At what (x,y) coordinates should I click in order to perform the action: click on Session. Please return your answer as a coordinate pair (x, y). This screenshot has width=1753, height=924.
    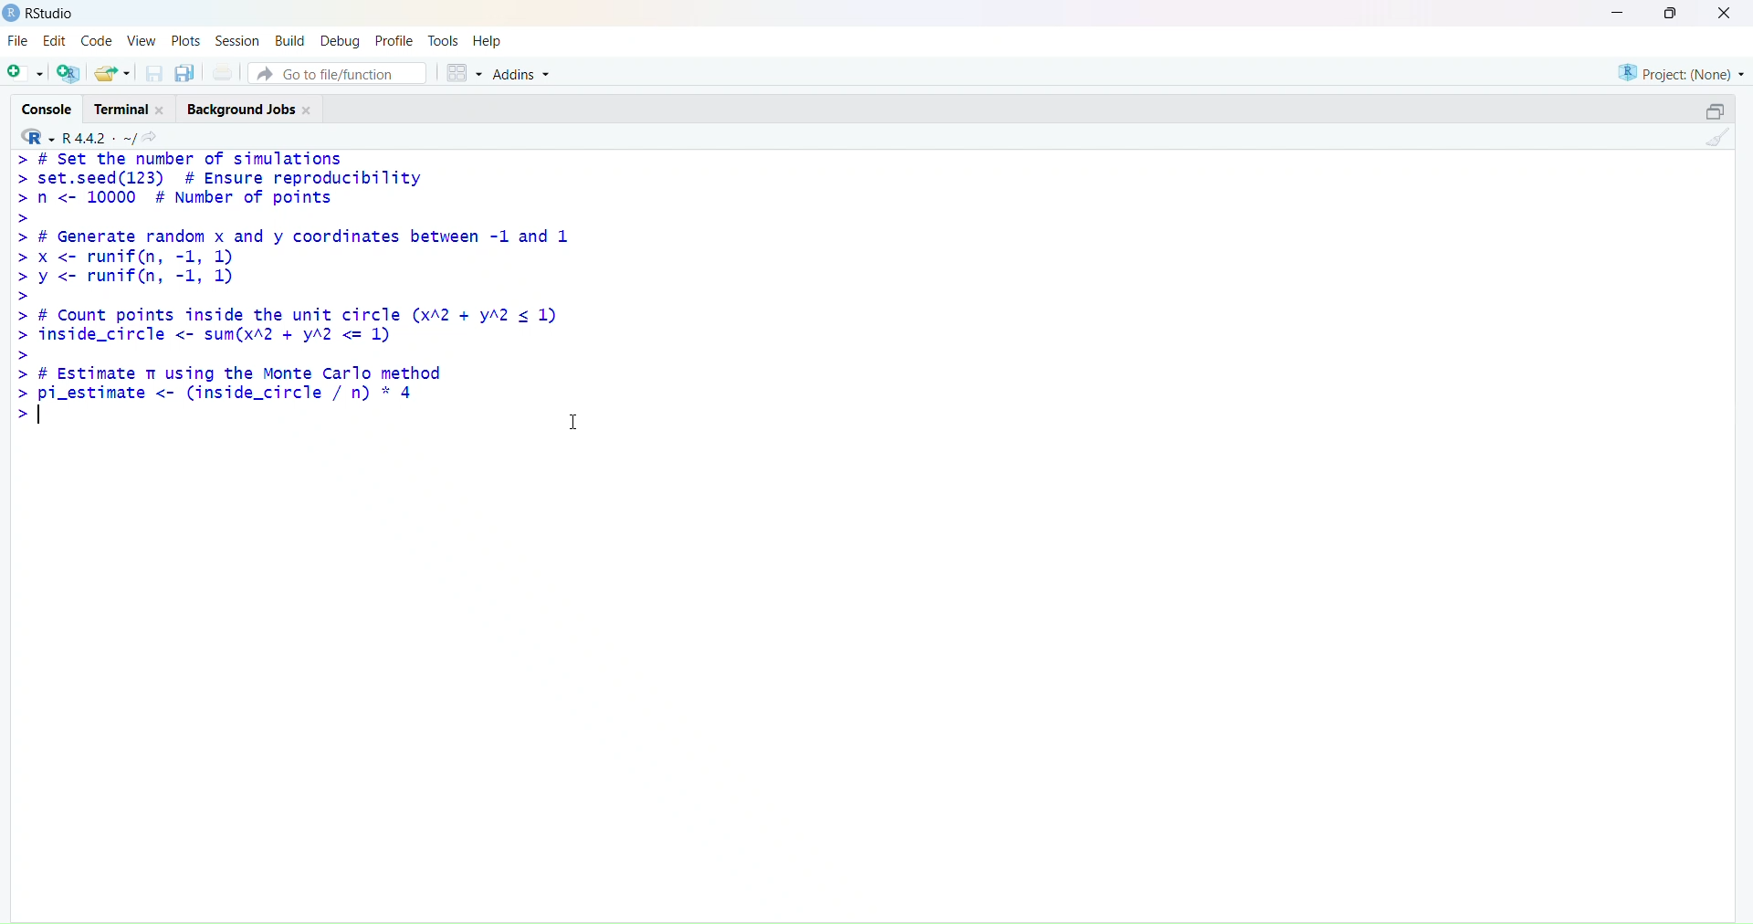
    Looking at the image, I should click on (236, 39).